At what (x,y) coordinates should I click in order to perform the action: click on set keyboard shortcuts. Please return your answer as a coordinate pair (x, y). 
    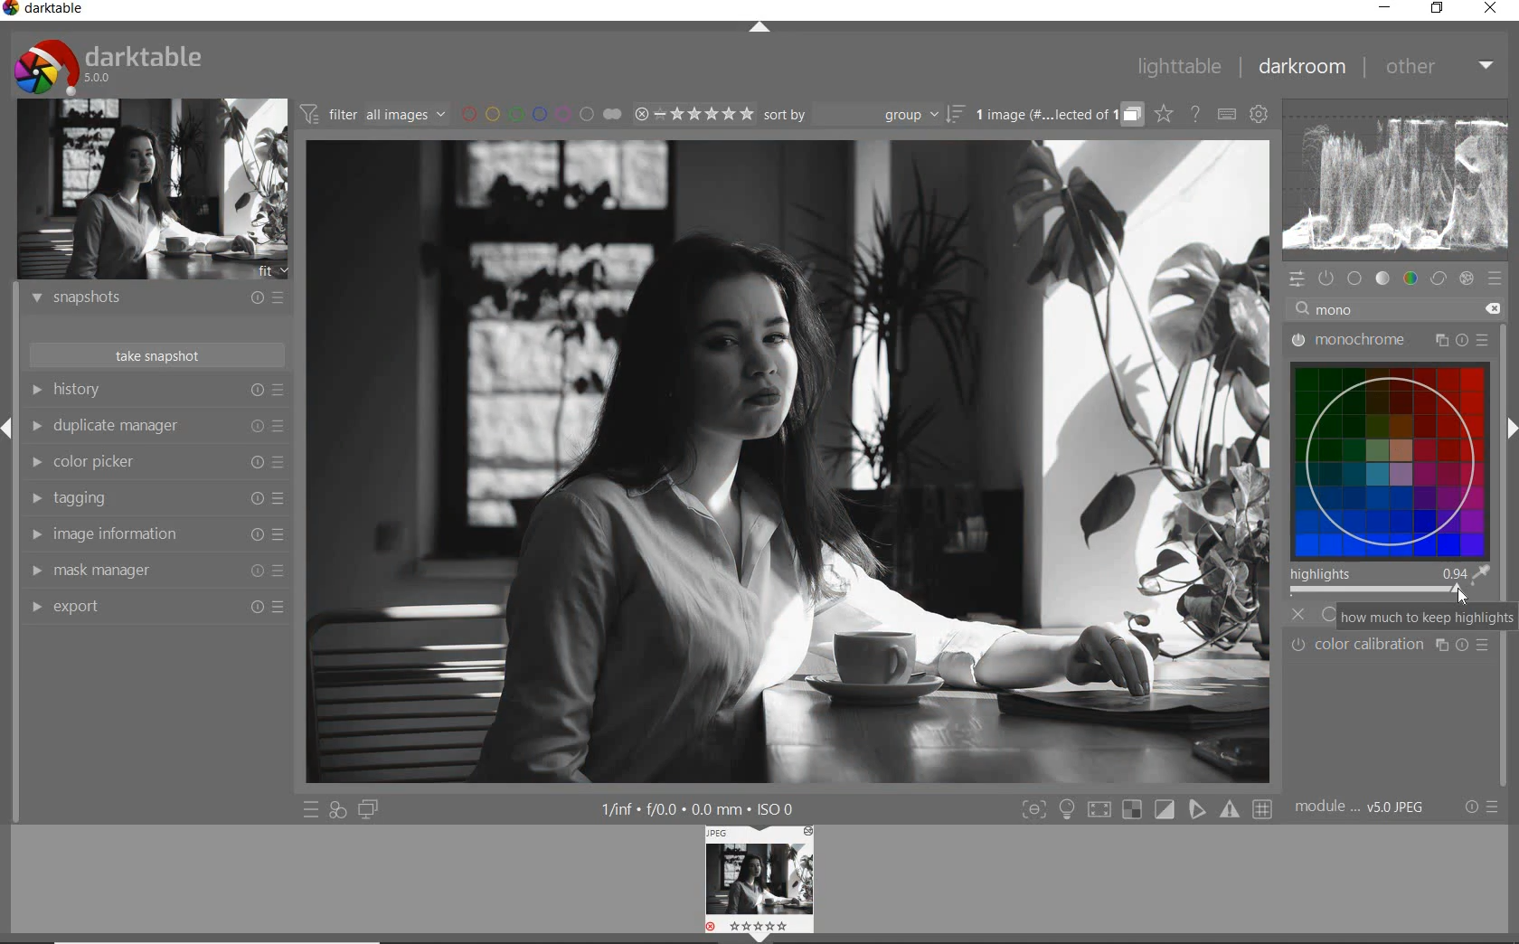
    Looking at the image, I should click on (1226, 114).